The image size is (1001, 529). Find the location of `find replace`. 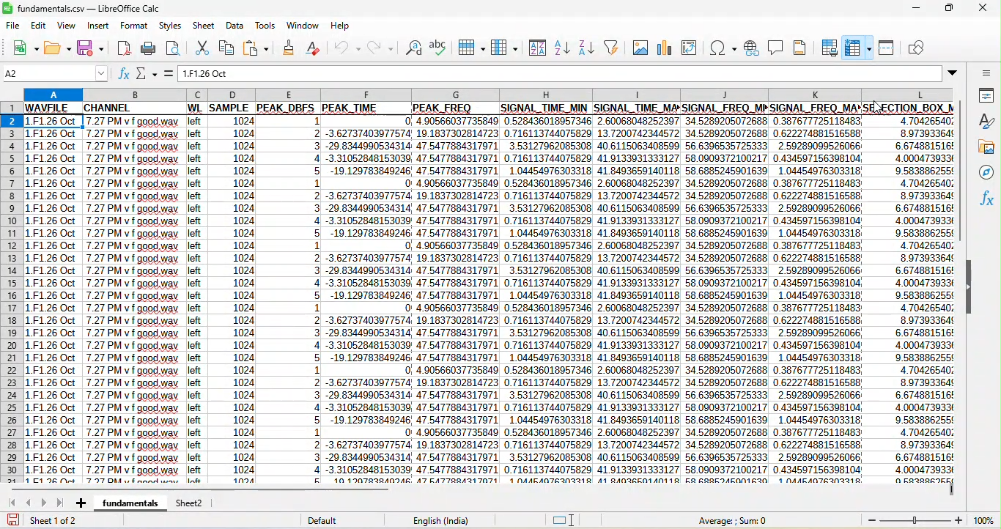

find replace is located at coordinates (415, 48).